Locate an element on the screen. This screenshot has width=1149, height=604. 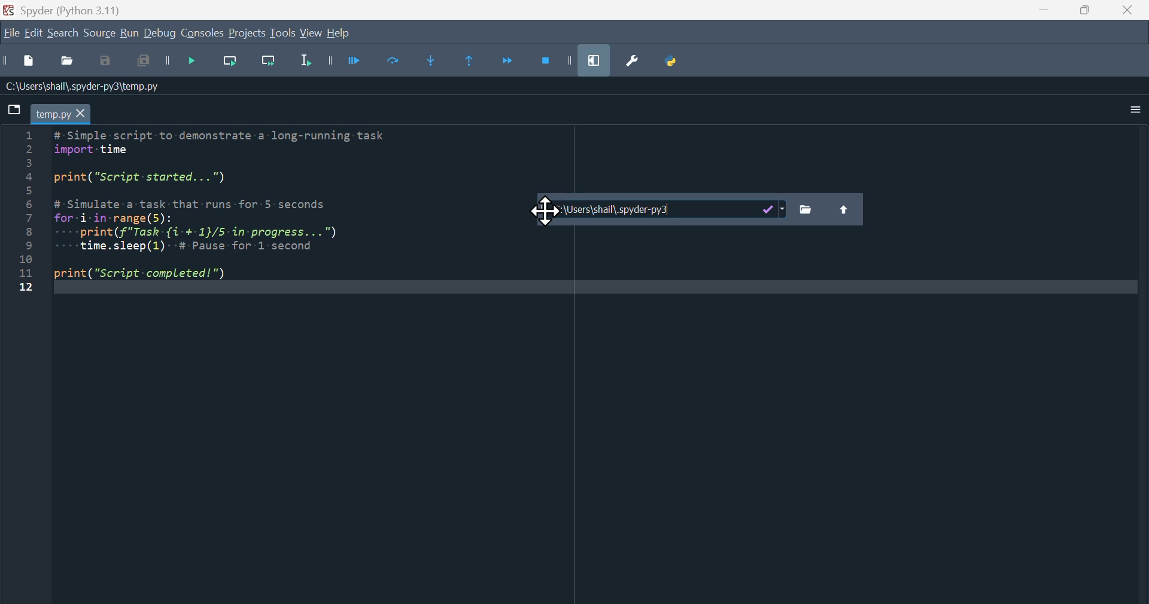
Filename is located at coordinates (60, 112).